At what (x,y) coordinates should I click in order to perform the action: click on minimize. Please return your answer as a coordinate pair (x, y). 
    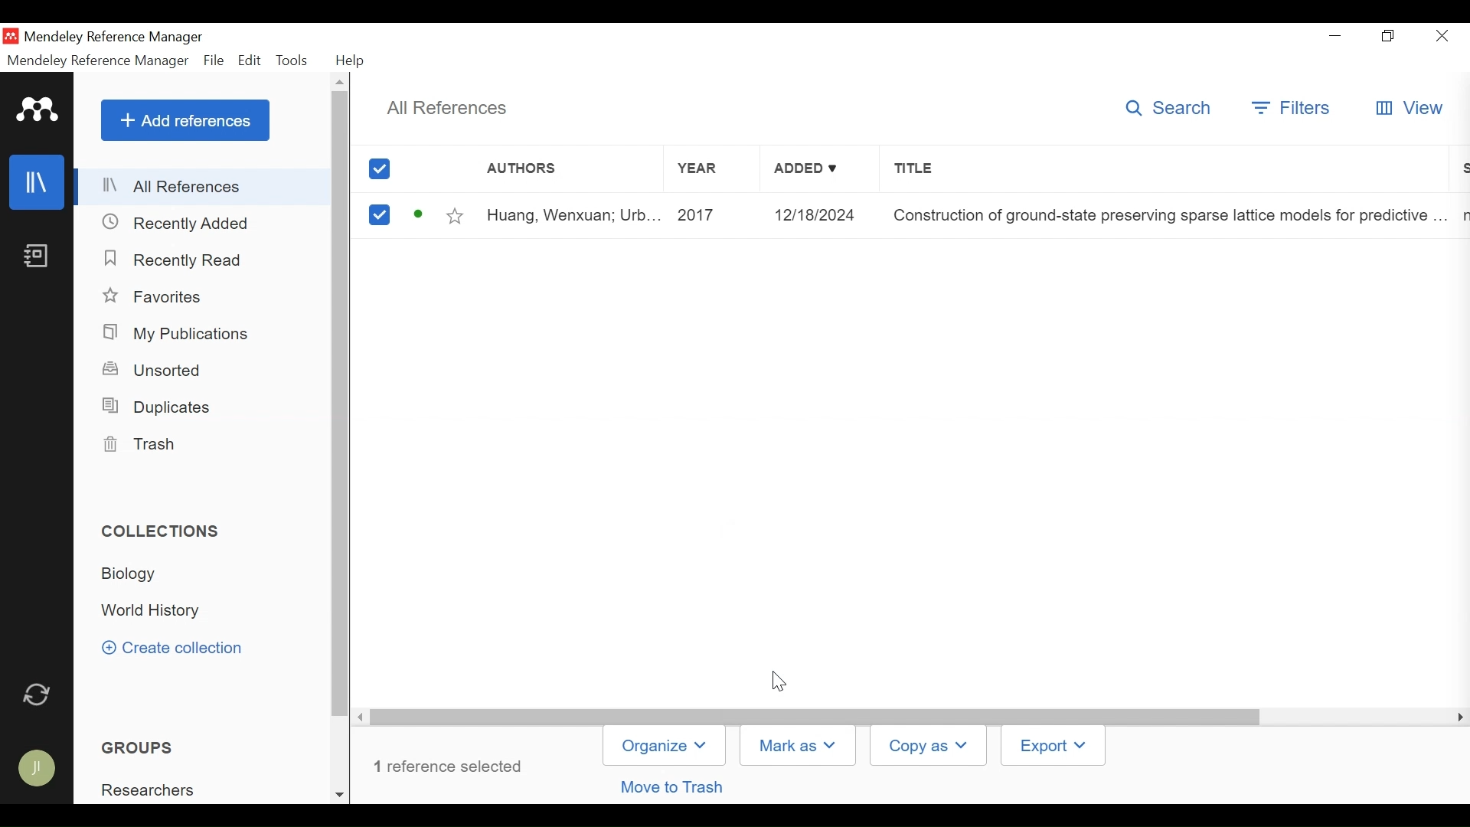
    Looking at the image, I should click on (1336, 34).